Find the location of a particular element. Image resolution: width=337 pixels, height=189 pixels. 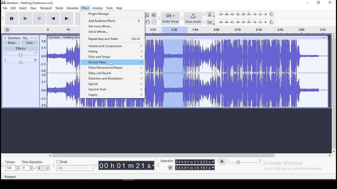

 is located at coordinates (204, 22).